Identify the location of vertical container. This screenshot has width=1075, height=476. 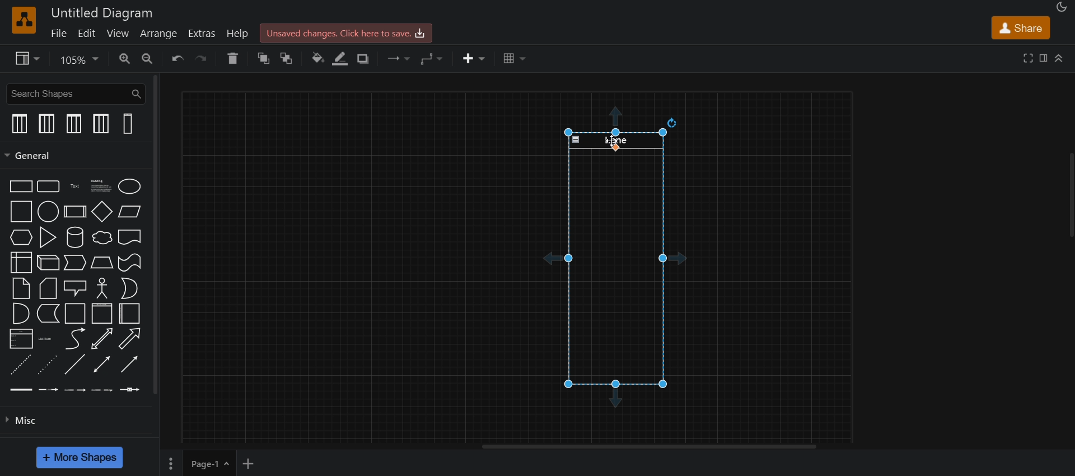
(128, 314).